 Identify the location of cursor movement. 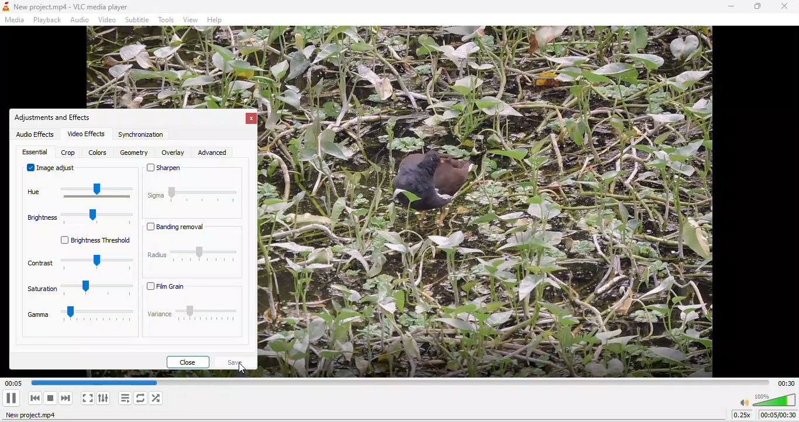
(247, 369).